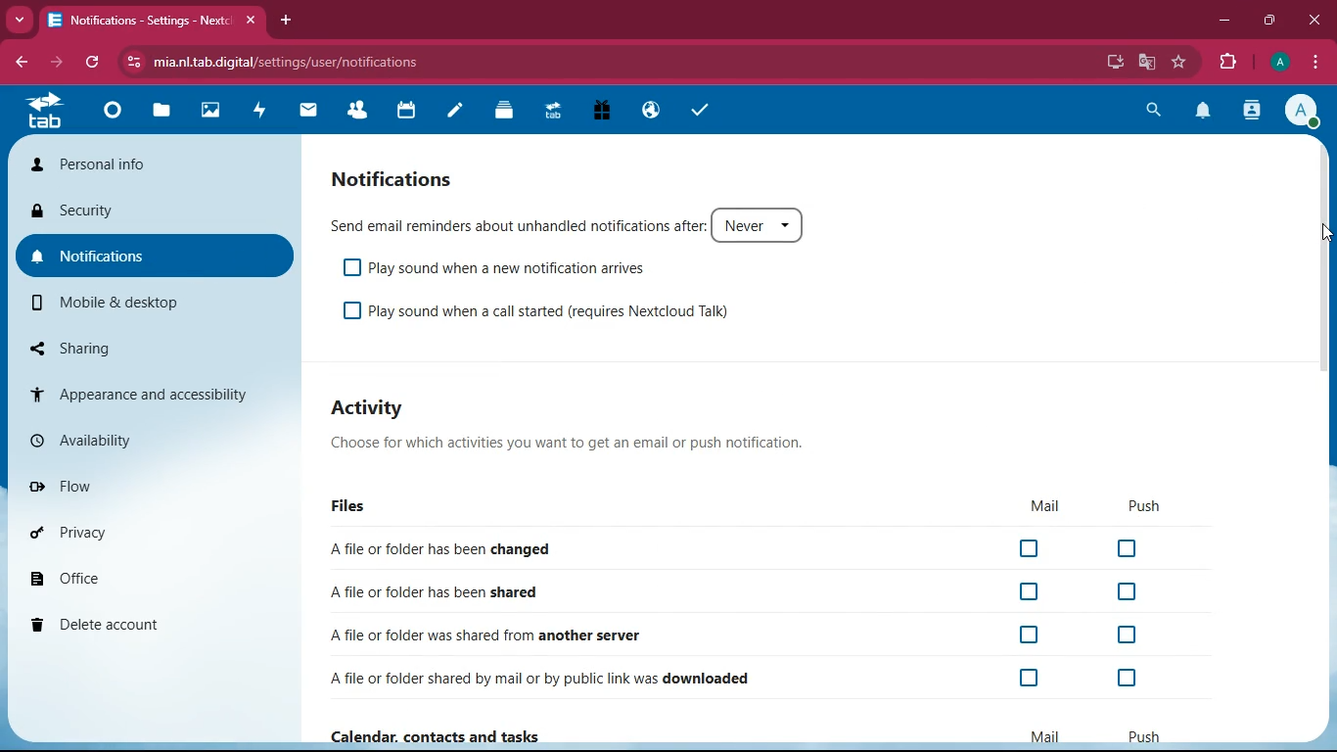  I want to click on play sound when a call started (requires Nextcloud Talk), so click(545, 312).